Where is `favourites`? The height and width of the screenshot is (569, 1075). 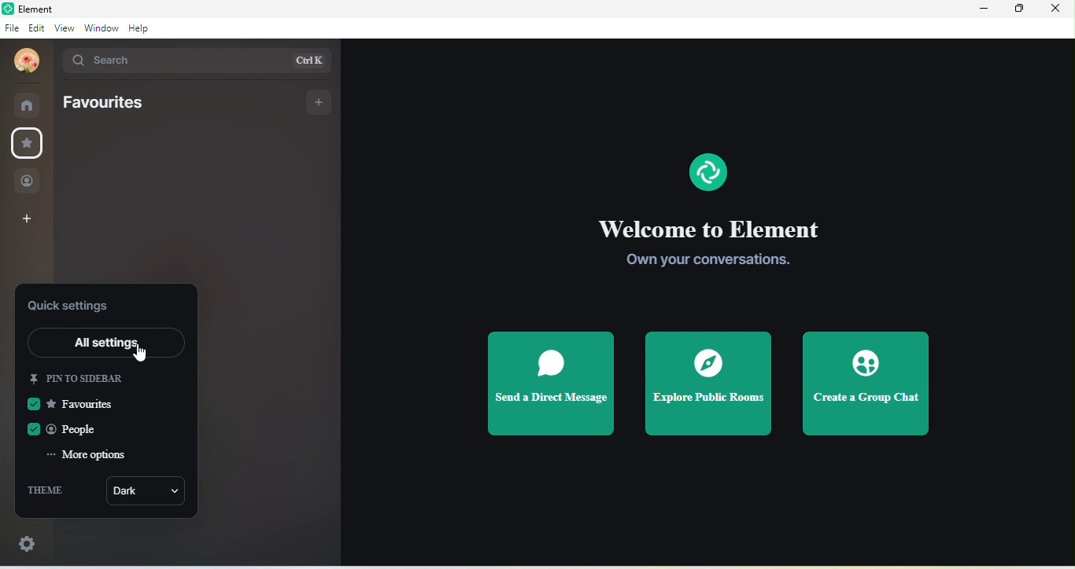
favourites is located at coordinates (29, 144).